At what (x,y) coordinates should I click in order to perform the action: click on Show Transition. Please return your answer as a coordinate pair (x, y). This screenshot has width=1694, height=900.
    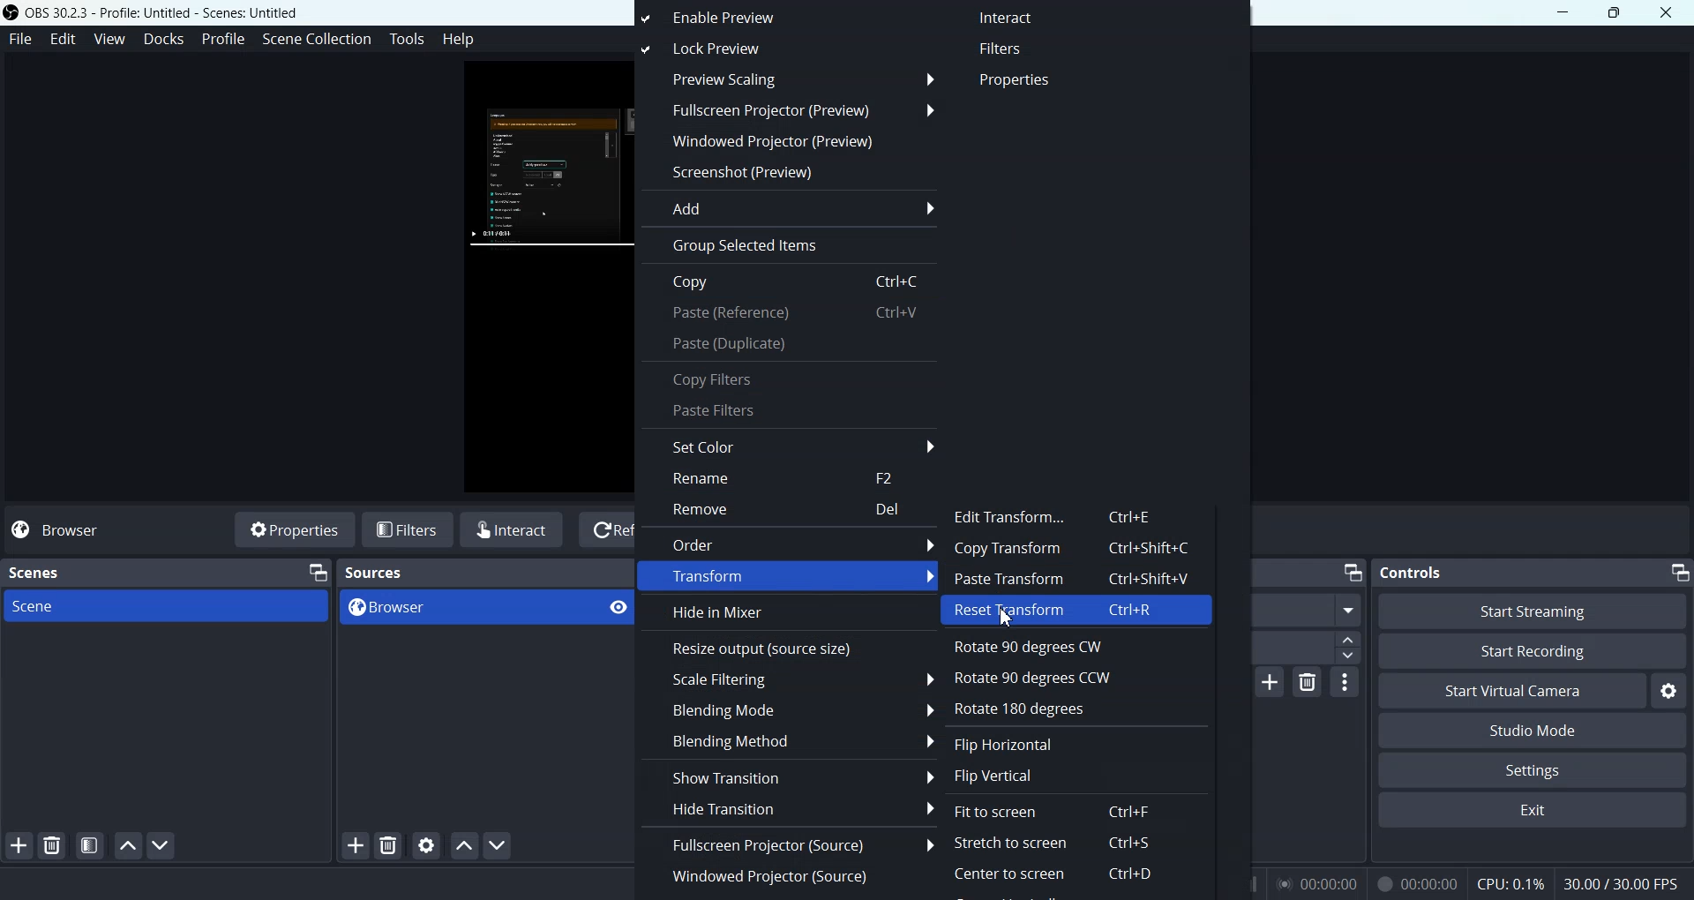
    Looking at the image, I should click on (788, 776).